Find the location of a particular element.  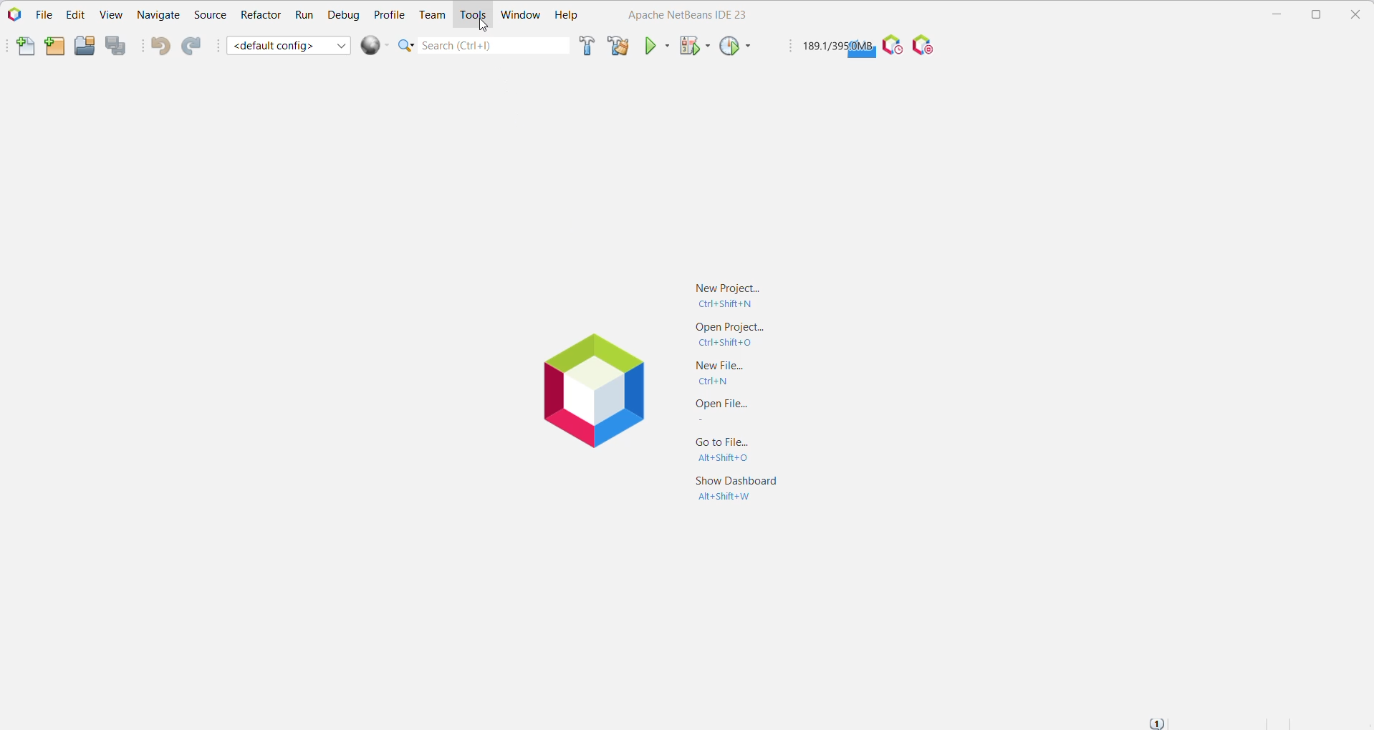

Window is located at coordinates (521, 16).